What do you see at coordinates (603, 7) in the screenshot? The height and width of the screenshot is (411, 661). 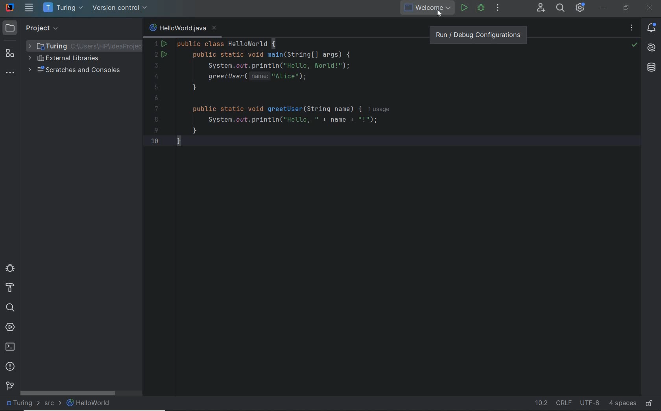 I see `MINIMIZE` at bounding box center [603, 7].